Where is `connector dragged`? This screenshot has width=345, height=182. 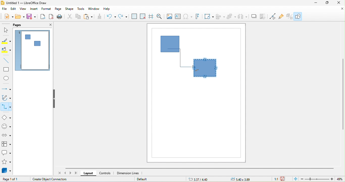
connector dragged is located at coordinates (181, 58).